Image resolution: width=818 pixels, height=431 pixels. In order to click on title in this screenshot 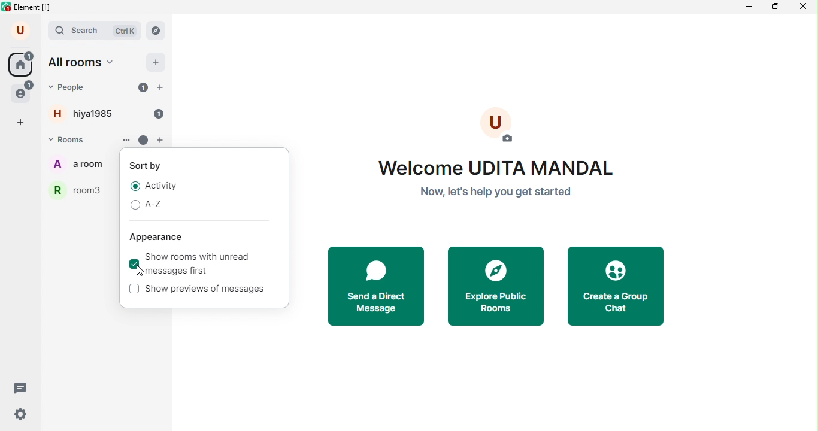, I will do `click(31, 7)`.